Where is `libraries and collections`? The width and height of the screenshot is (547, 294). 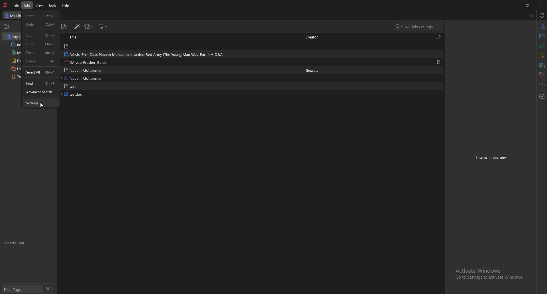 libraries and collections is located at coordinates (542, 66).